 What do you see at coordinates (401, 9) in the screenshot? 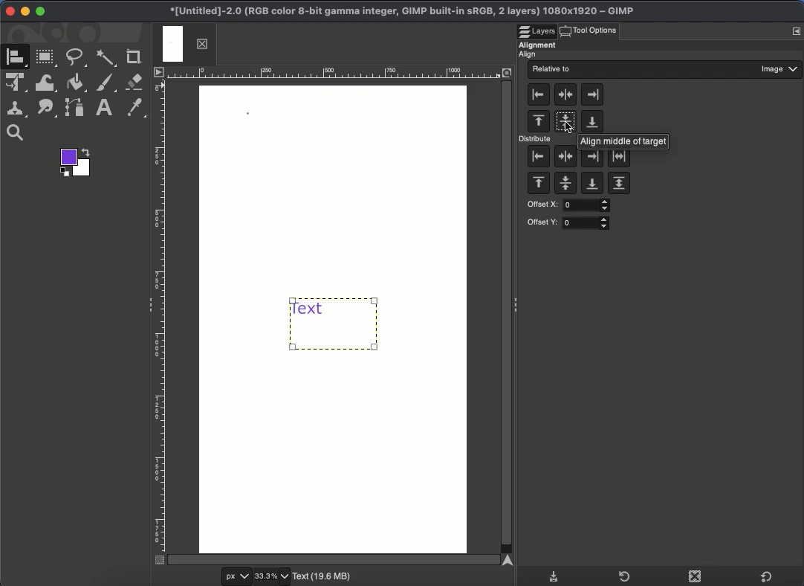
I see `Project name` at bounding box center [401, 9].